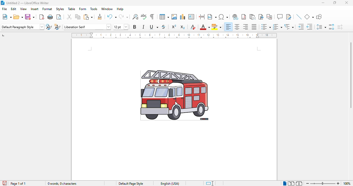 This screenshot has width=353, height=186. What do you see at coordinates (285, 183) in the screenshot?
I see `single-page view` at bounding box center [285, 183].